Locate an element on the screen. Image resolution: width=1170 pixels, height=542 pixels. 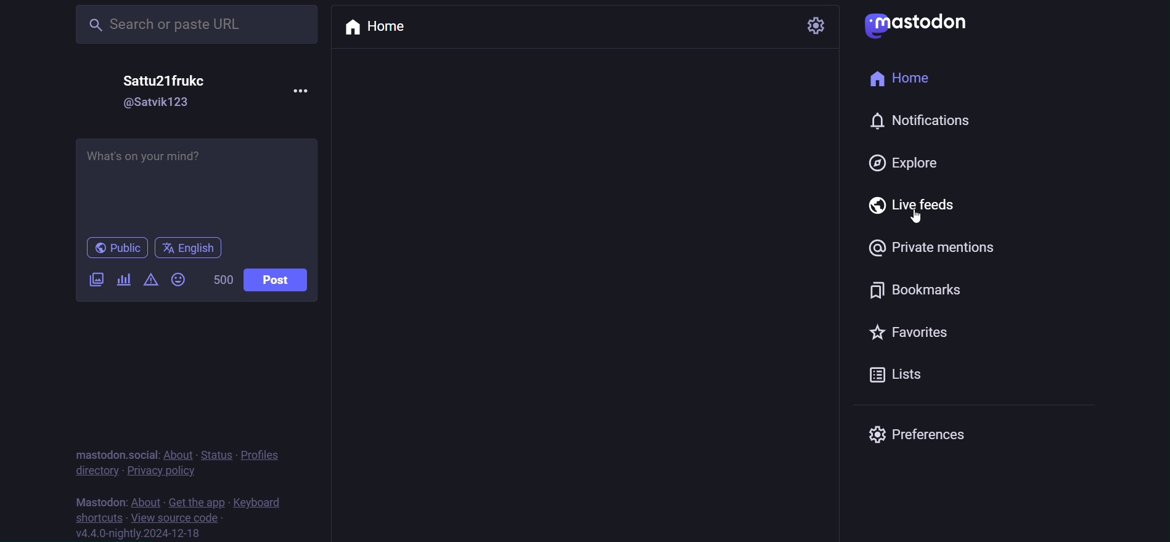
mastodon social is located at coordinates (113, 500).